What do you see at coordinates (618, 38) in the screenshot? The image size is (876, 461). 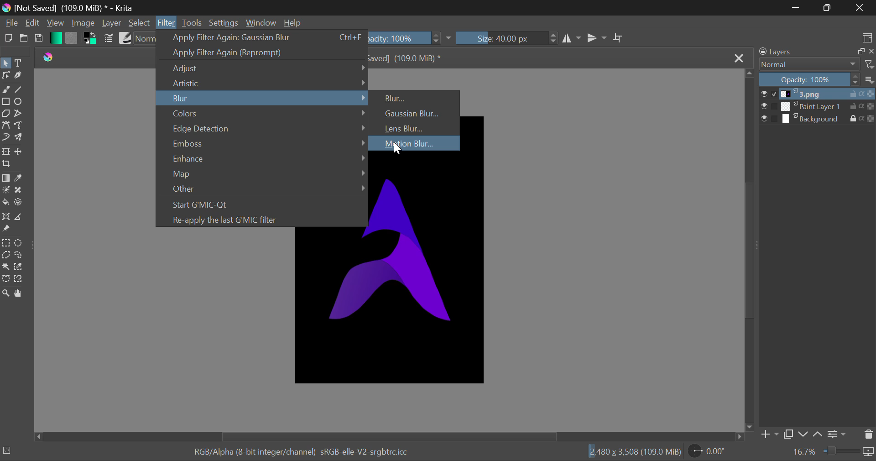 I see `Crop` at bounding box center [618, 38].